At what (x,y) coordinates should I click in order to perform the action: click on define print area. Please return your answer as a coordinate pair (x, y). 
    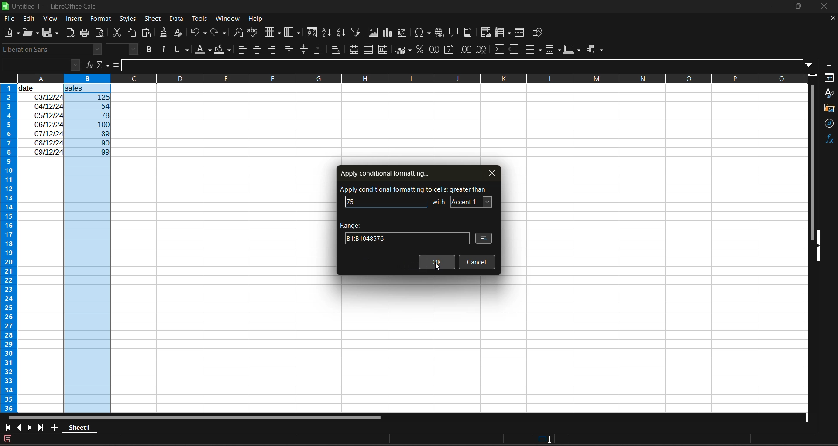
    Looking at the image, I should click on (488, 33).